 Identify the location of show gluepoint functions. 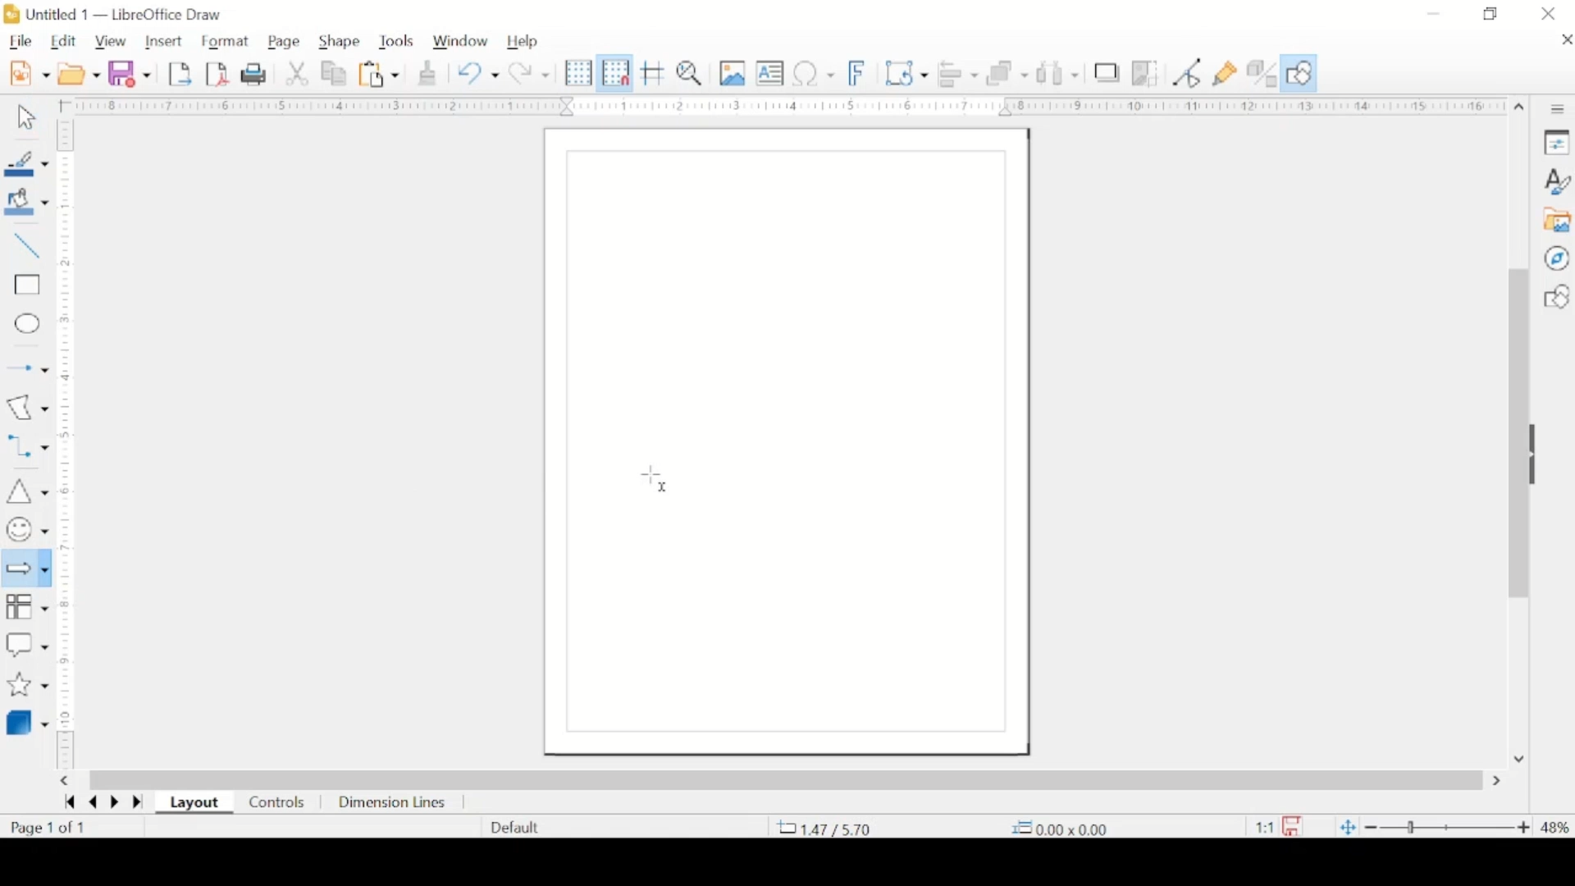
(1226, 73).